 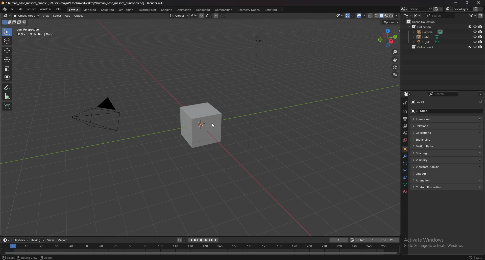 I want to click on file, so click(x=12, y=9).